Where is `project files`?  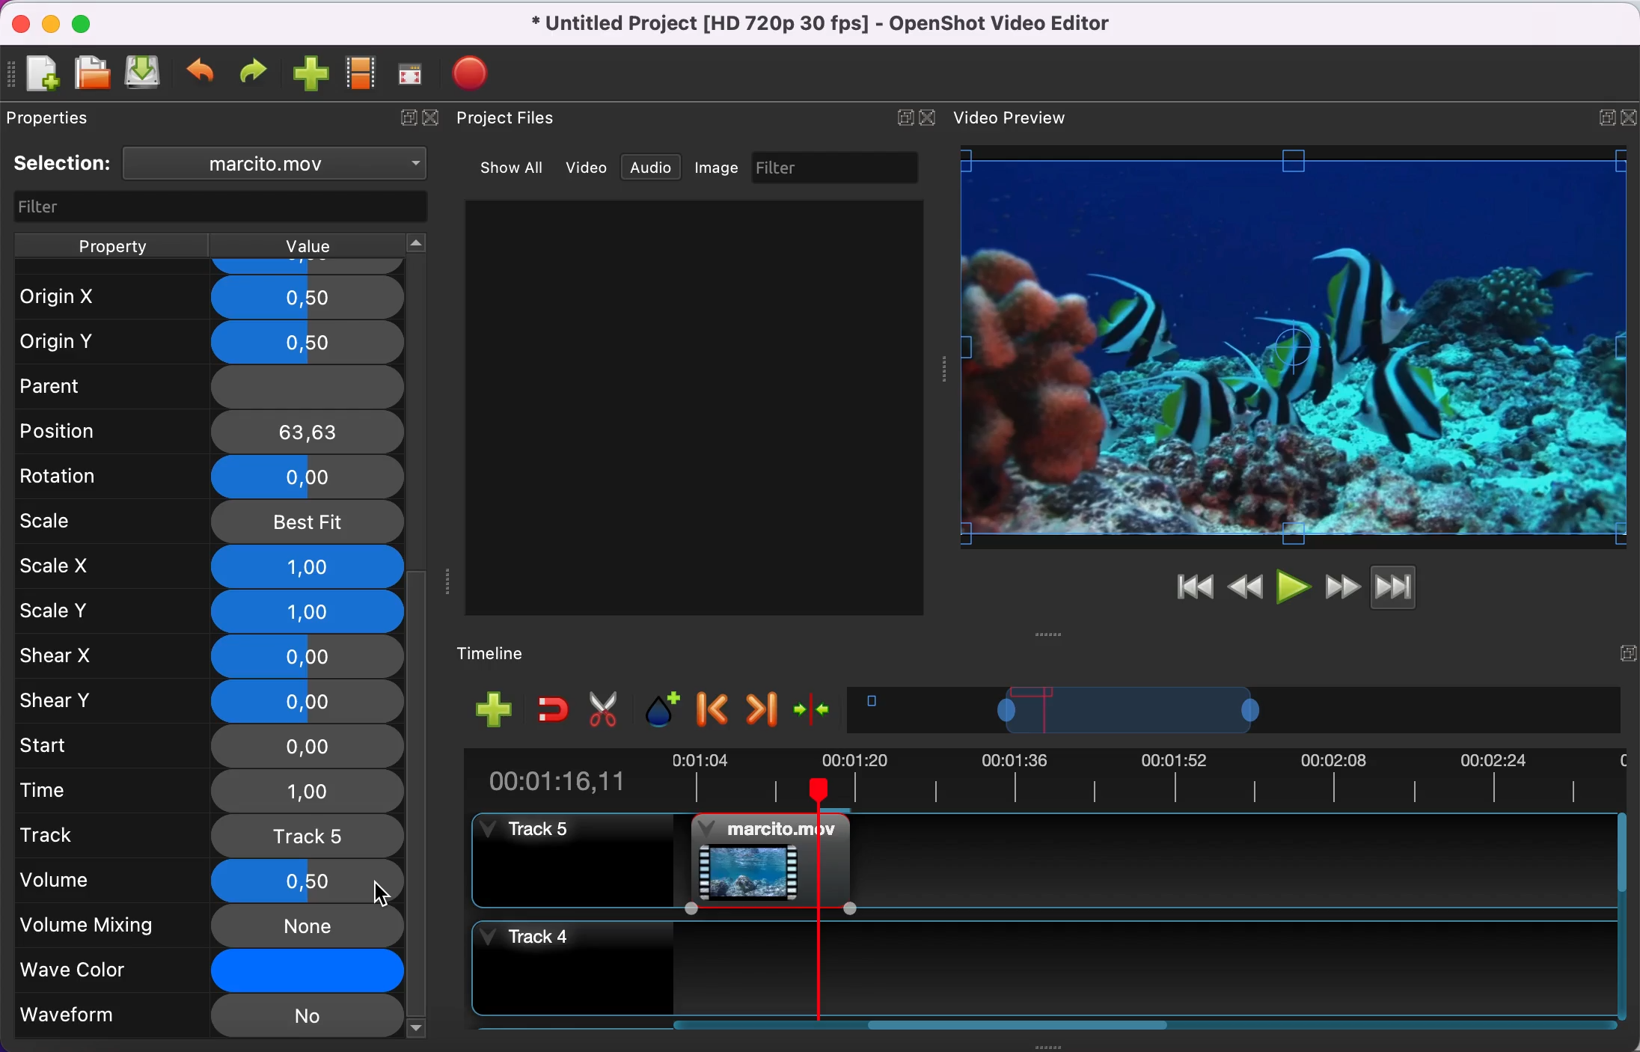
project files is located at coordinates (520, 120).